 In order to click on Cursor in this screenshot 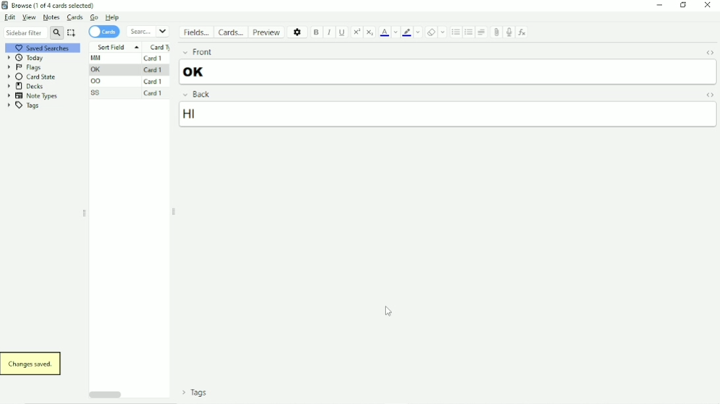, I will do `click(392, 313)`.